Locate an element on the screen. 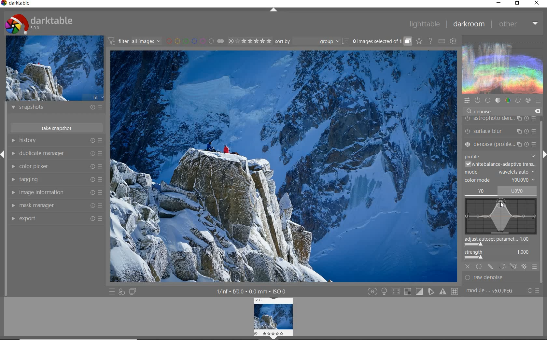 The image size is (547, 340). range ratings for selected images is located at coordinates (250, 41).